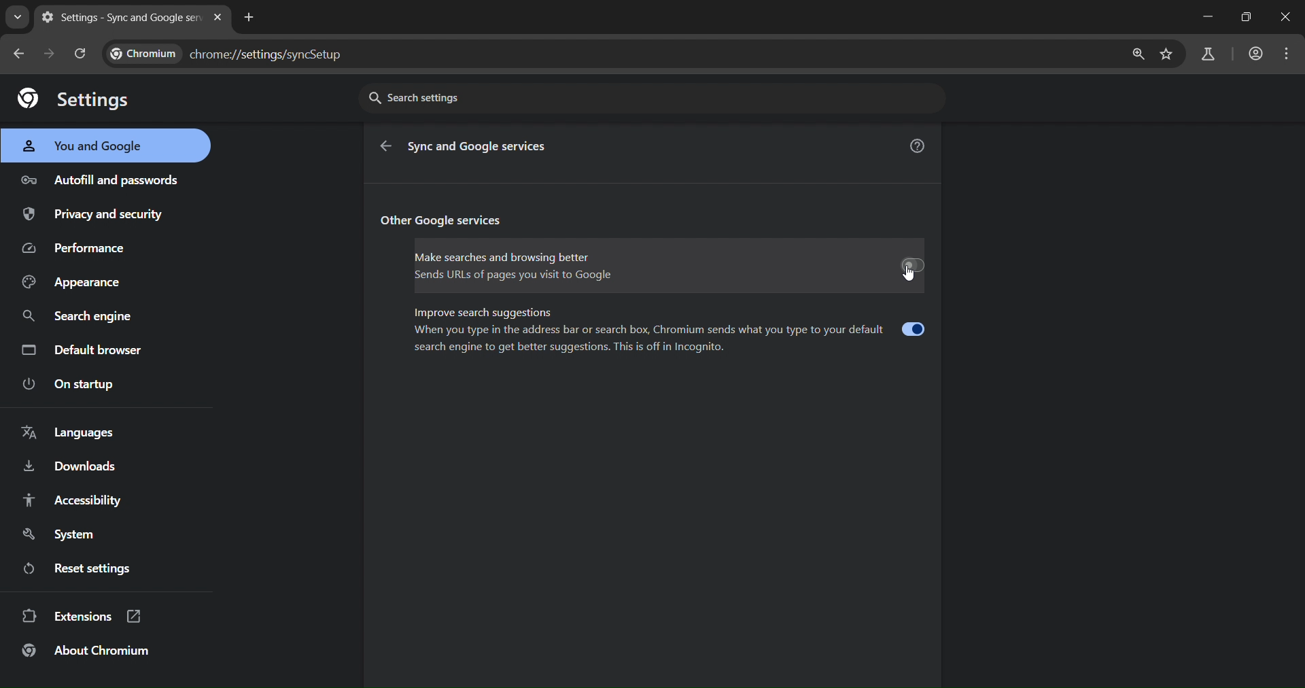  What do you see at coordinates (74, 283) in the screenshot?
I see `appearance` at bounding box center [74, 283].